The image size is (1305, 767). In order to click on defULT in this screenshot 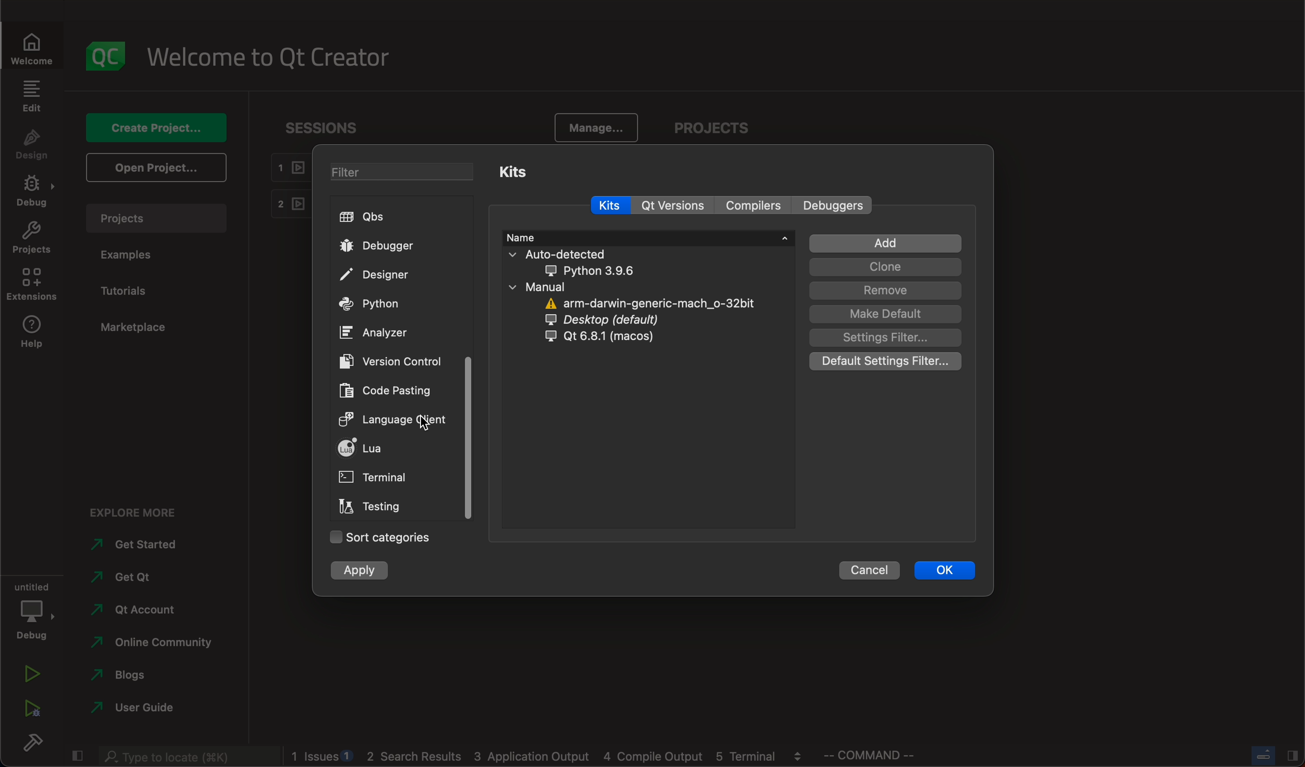, I will do `click(888, 363)`.